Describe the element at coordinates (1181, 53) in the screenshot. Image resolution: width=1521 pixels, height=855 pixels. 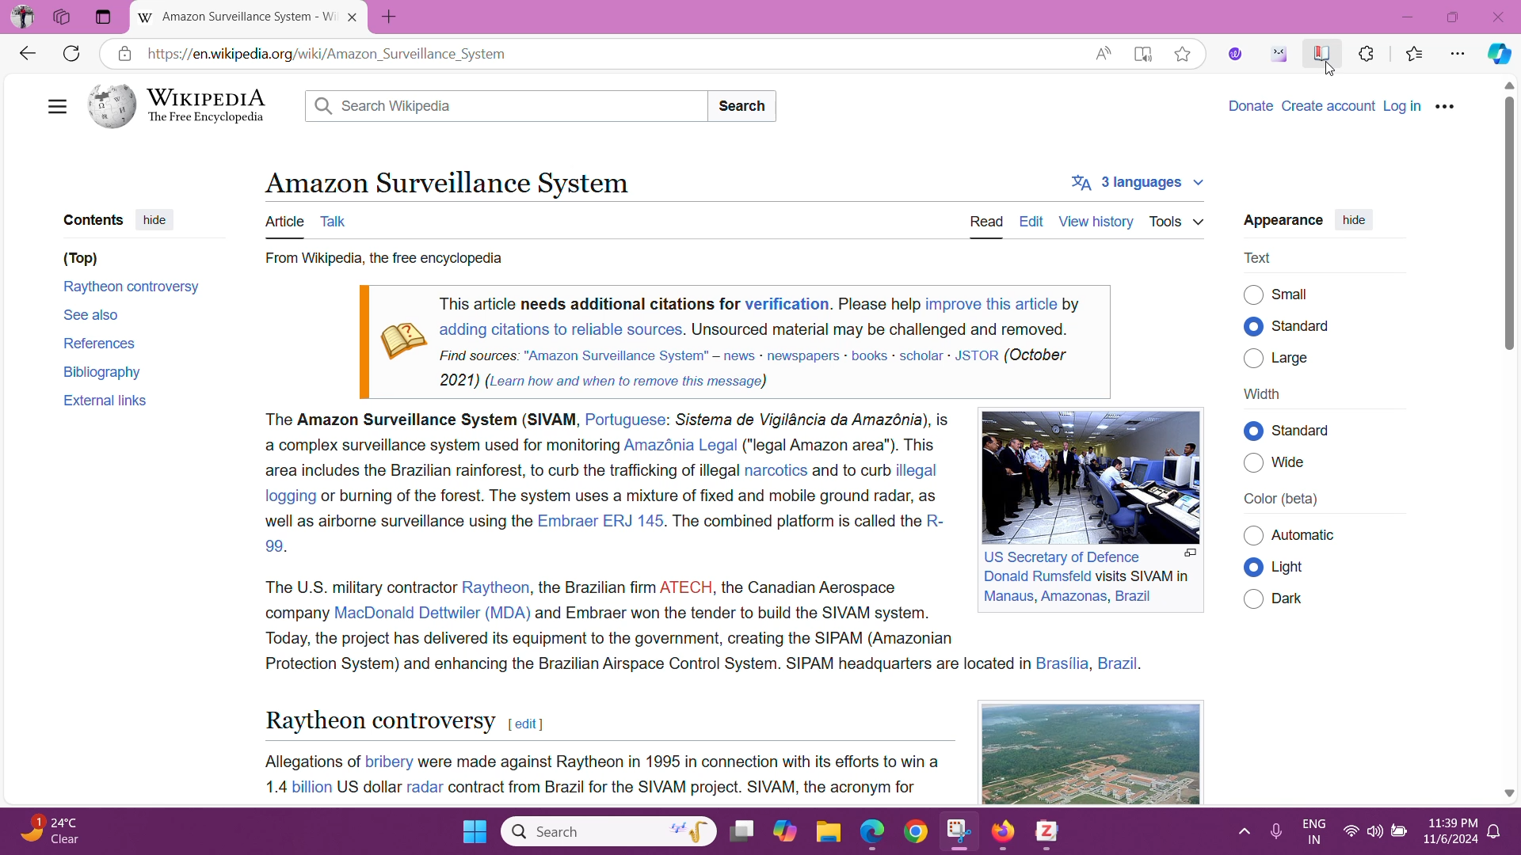
I see `Add this page to favorites` at that location.